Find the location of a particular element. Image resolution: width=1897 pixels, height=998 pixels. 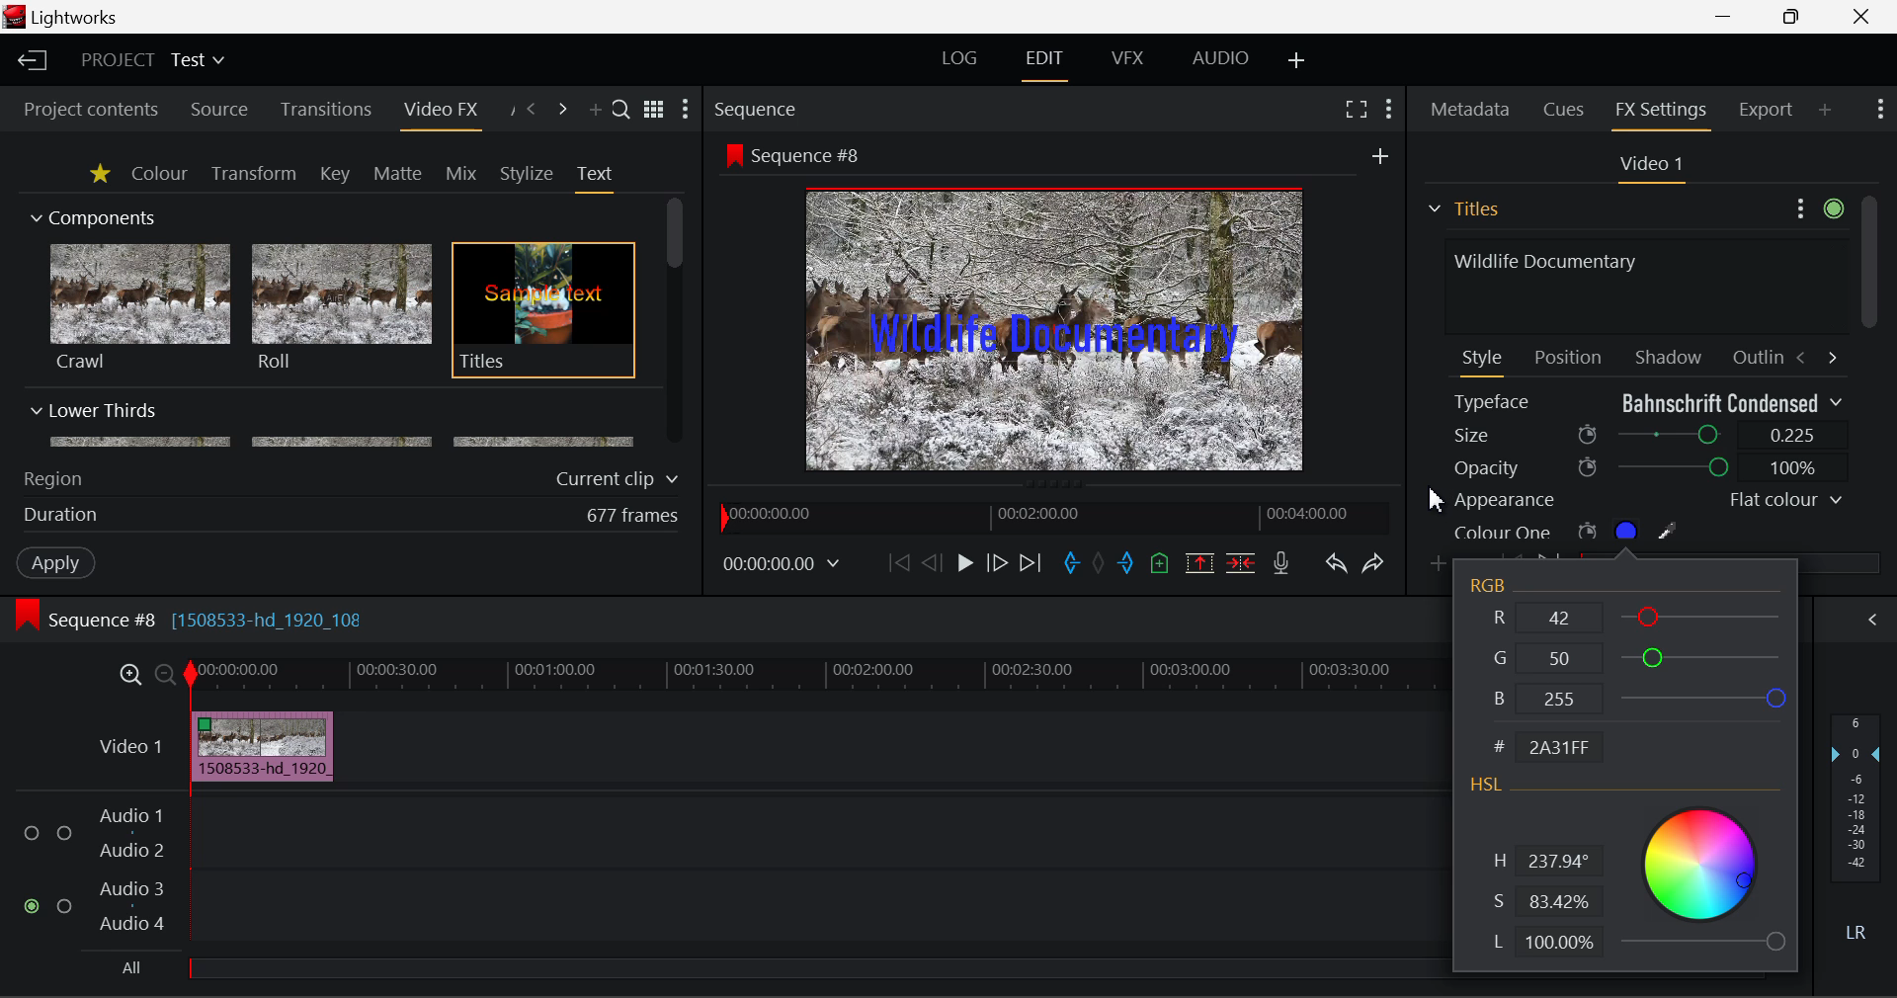

Remove all marks is located at coordinates (1101, 565).